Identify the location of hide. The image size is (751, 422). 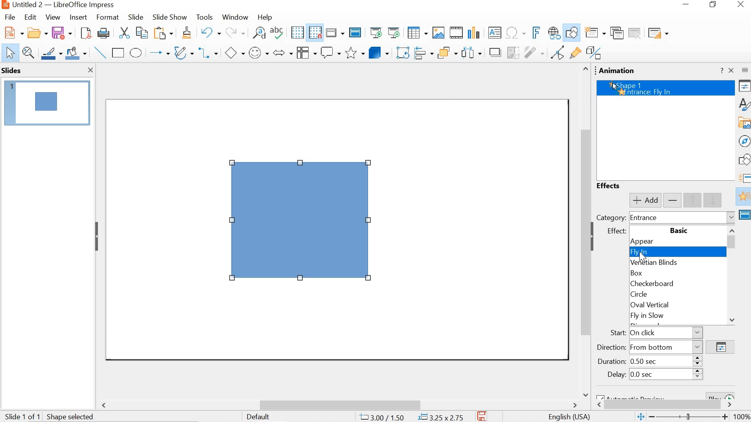
(595, 238).